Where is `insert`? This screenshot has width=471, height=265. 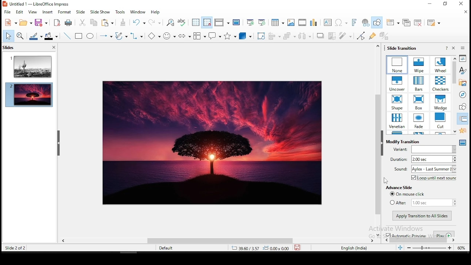
insert is located at coordinates (47, 11).